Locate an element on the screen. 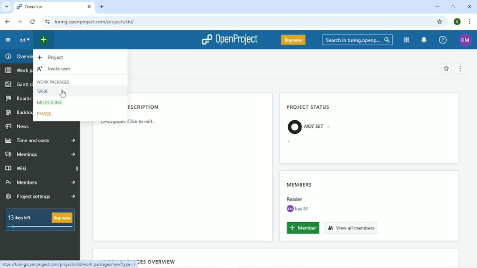 Image resolution: width=477 pixels, height=268 pixels. News is located at coordinates (19, 127).